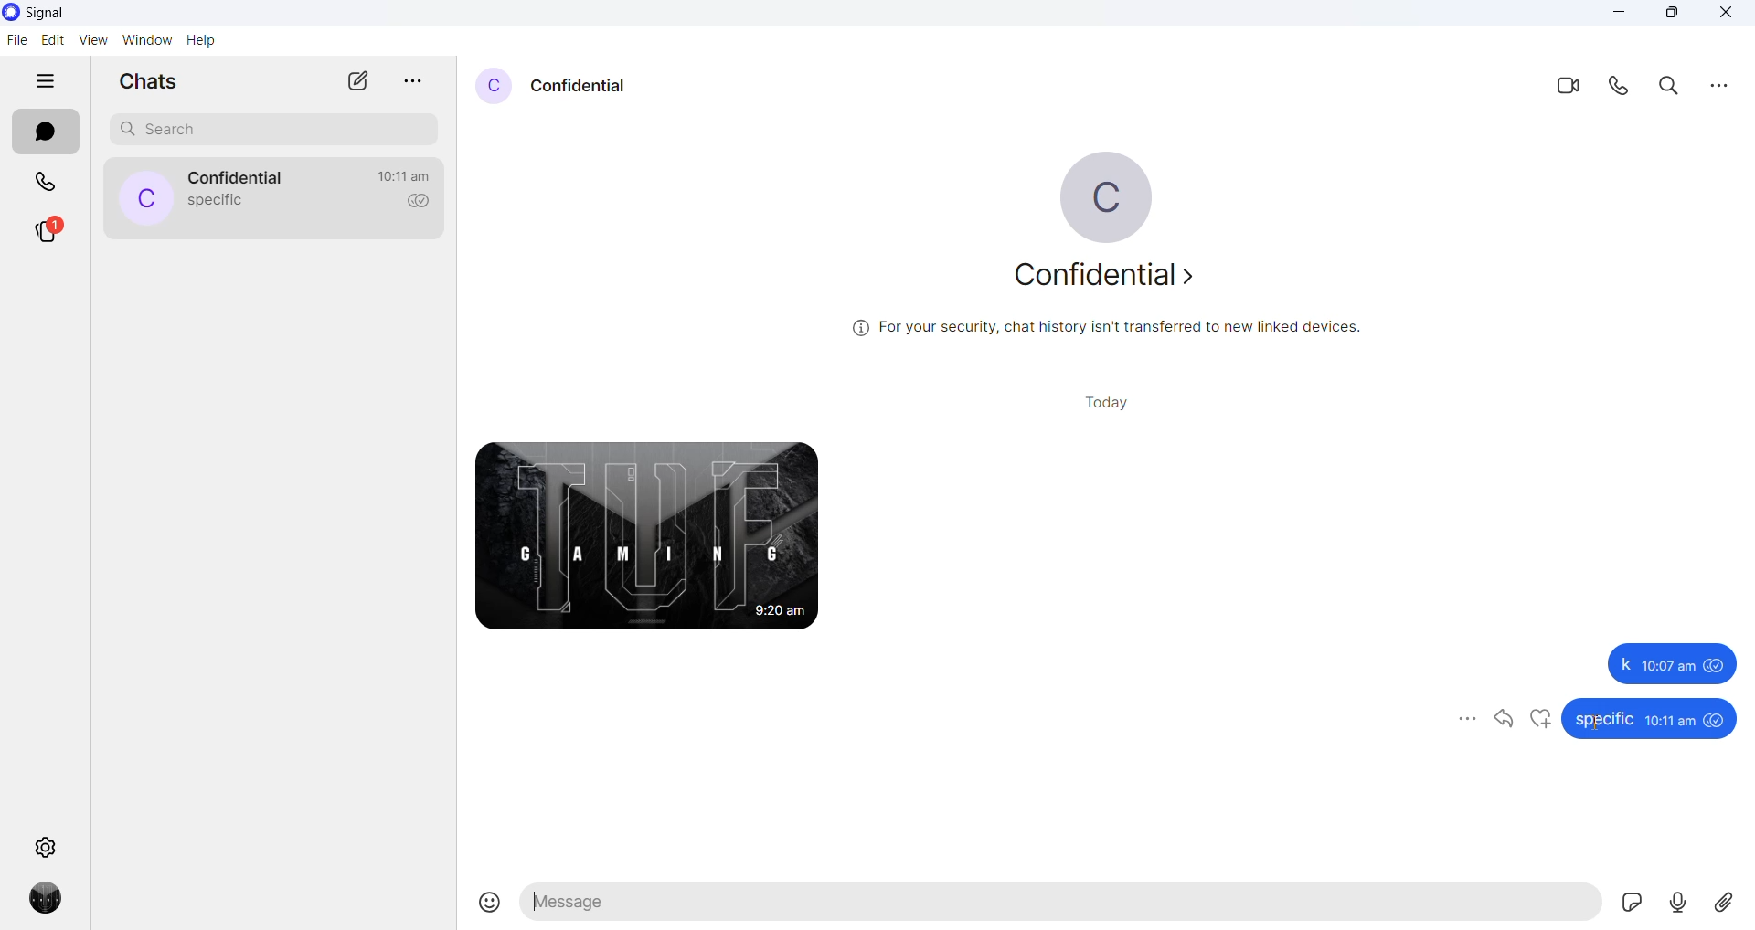 The height and width of the screenshot is (930, 1755). What do you see at coordinates (1719, 88) in the screenshot?
I see `more options` at bounding box center [1719, 88].